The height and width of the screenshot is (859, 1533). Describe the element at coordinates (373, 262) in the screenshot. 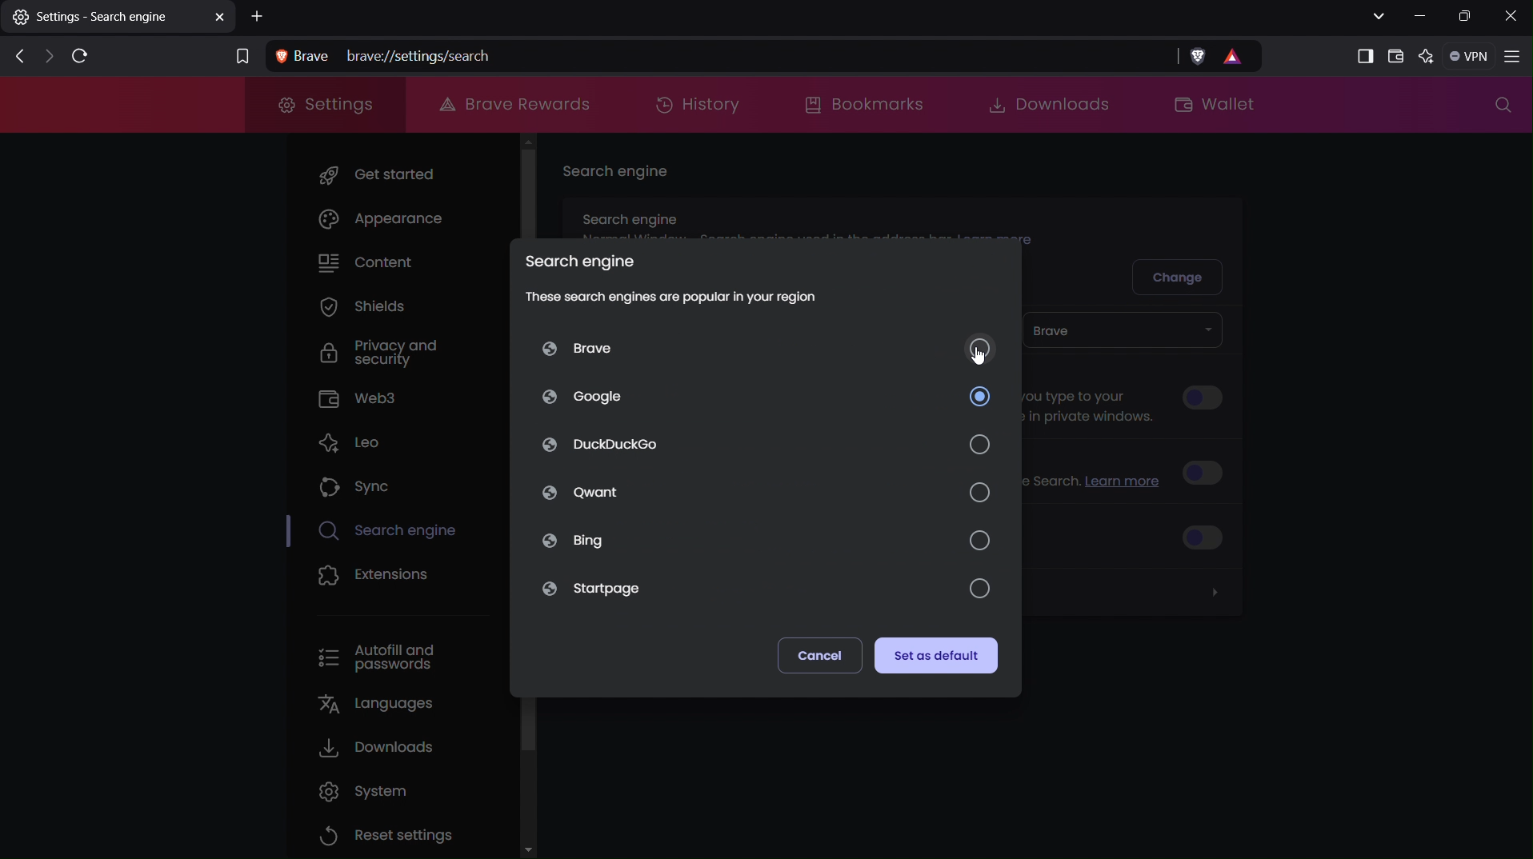

I see `Content` at that location.